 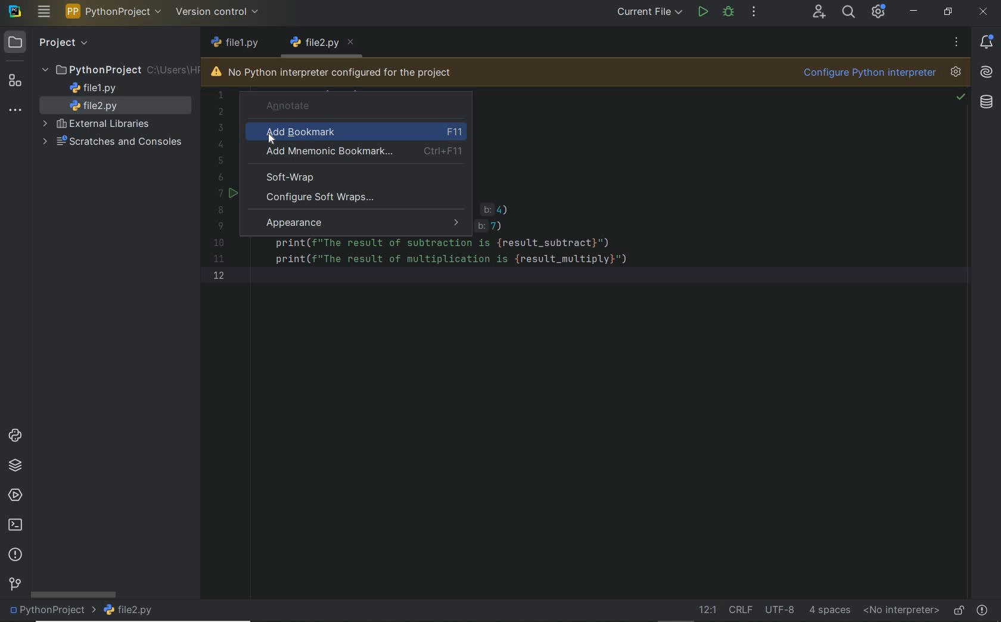 What do you see at coordinates (14, 497) in the screenshot?
I see `services` at bounding box center [14, 497].